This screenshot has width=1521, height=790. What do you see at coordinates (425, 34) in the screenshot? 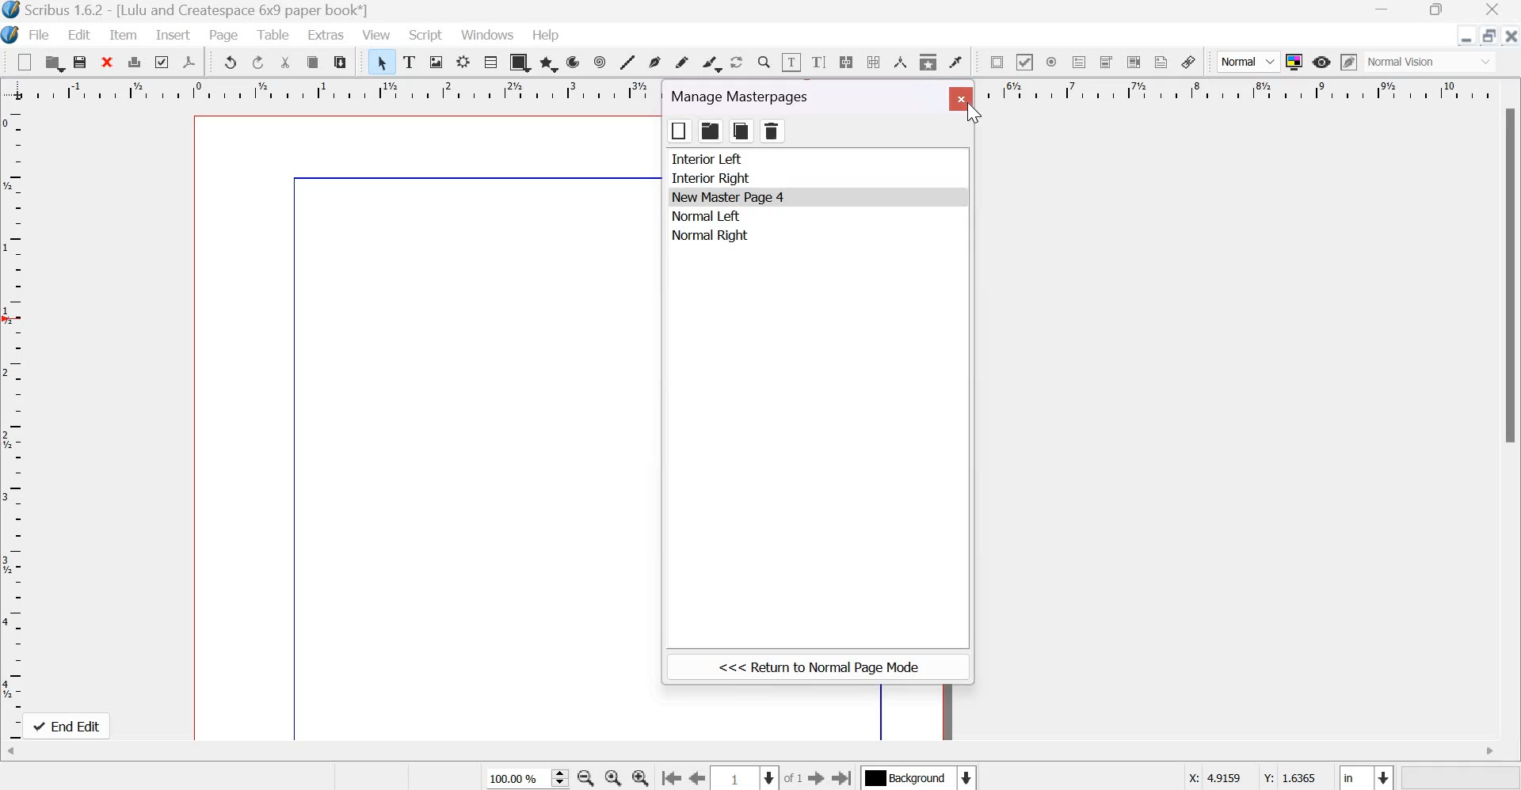
I see `Script` at bounding box center [425, 34].